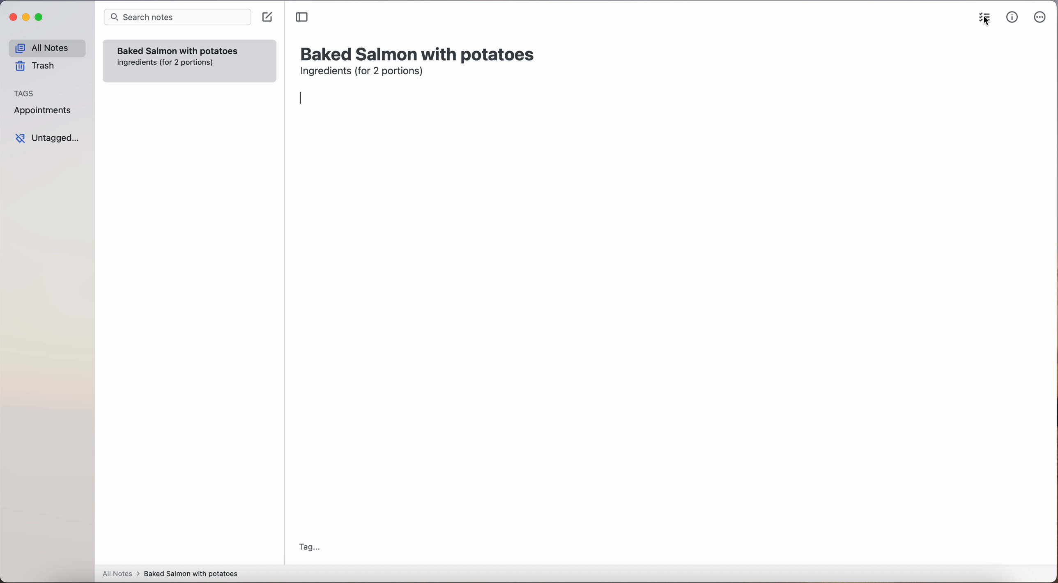  What do you see at coordinates (309, 548) in the screenshot?
I see `tag` at bounding box center [309, 548].